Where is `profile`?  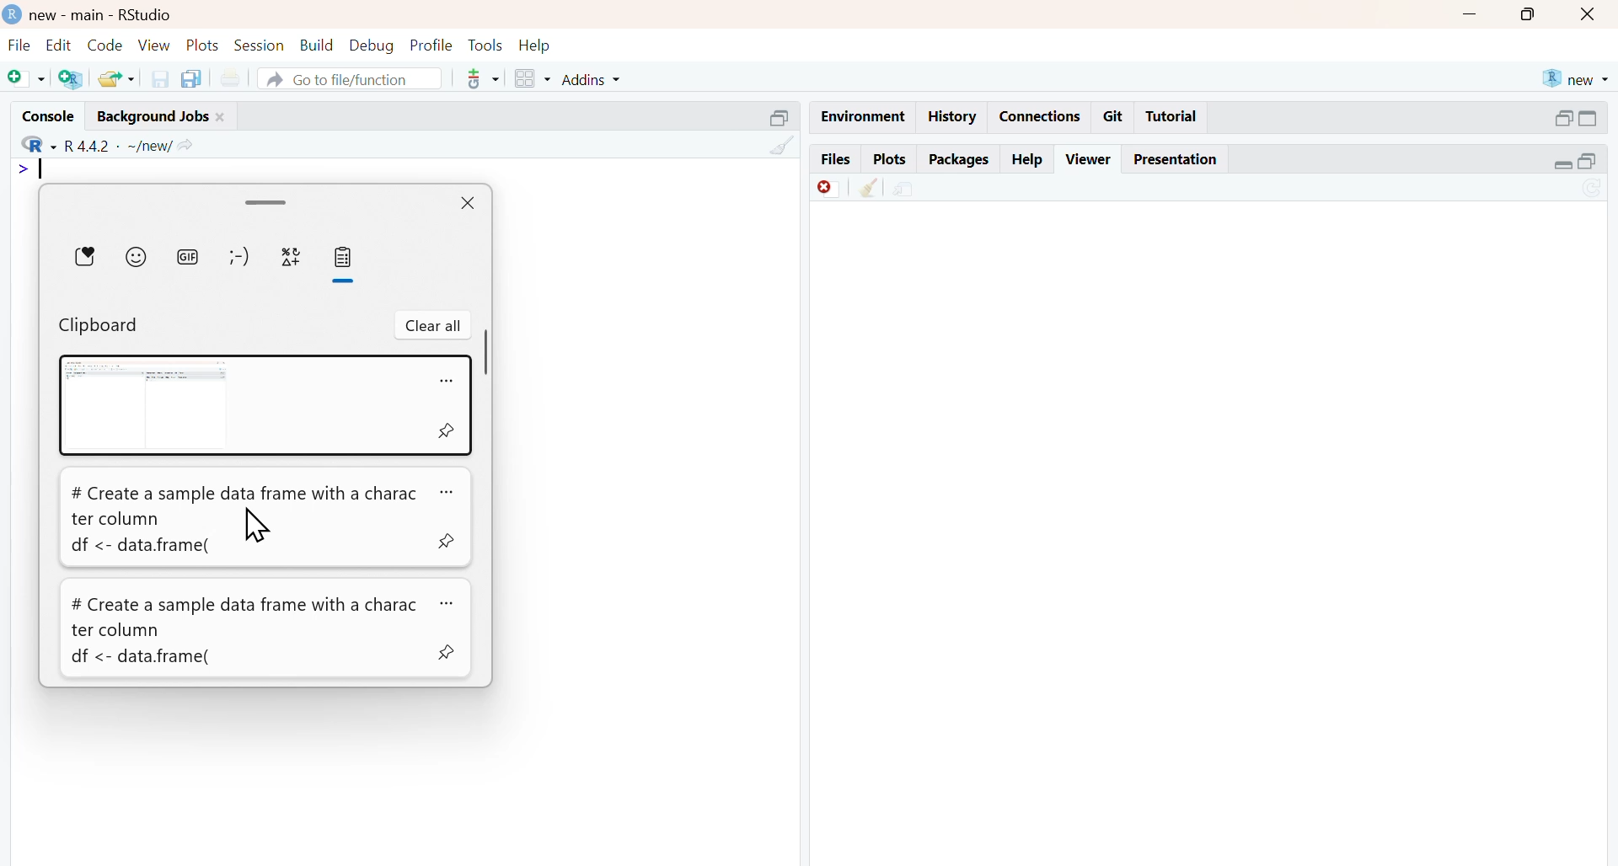
profile is located at coordinates (432, 45).